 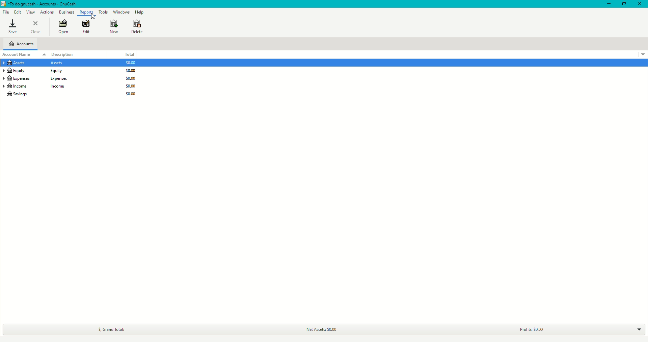 I want to click on Minimize, so click(x=605, y=4).